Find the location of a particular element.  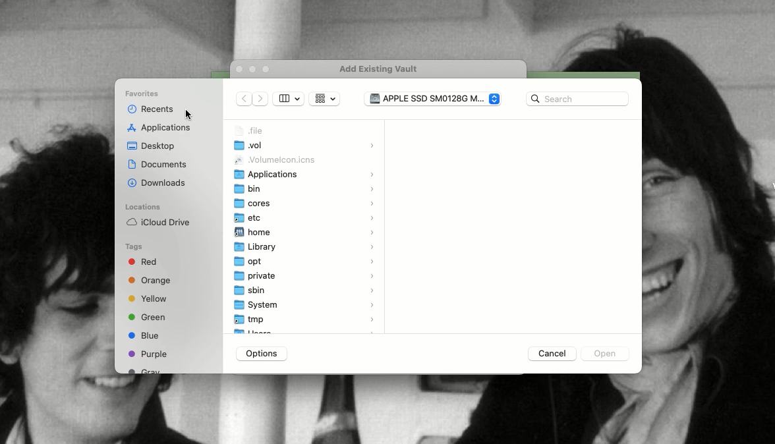

Applications is located at coordinates (304, 173).